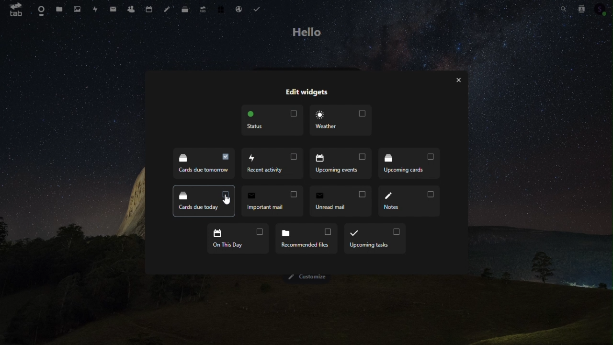 This screenshot has width=613, height=345. Describe the element at coordinates (239, 9) in the screenshot. I see `Email hosting` at that location.